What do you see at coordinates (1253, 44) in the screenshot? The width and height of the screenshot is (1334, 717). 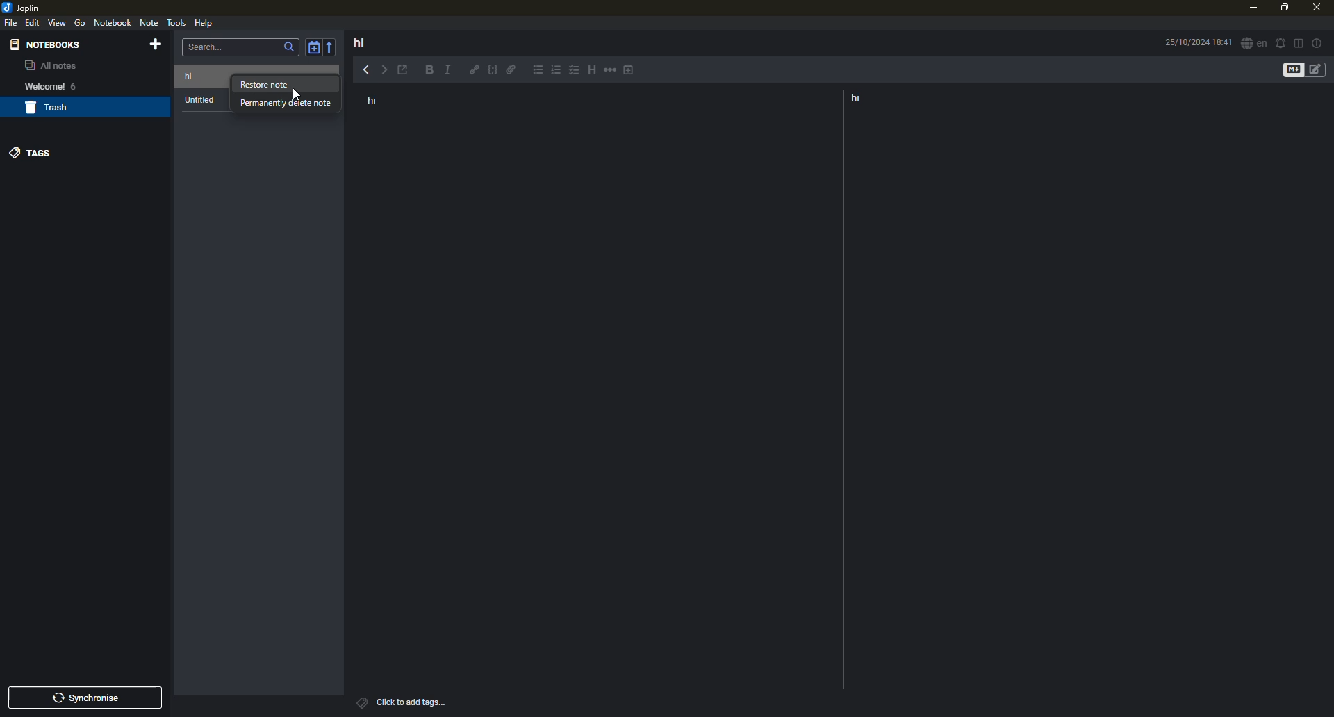 I see `spell checker` at bounding box center [1253, 44].